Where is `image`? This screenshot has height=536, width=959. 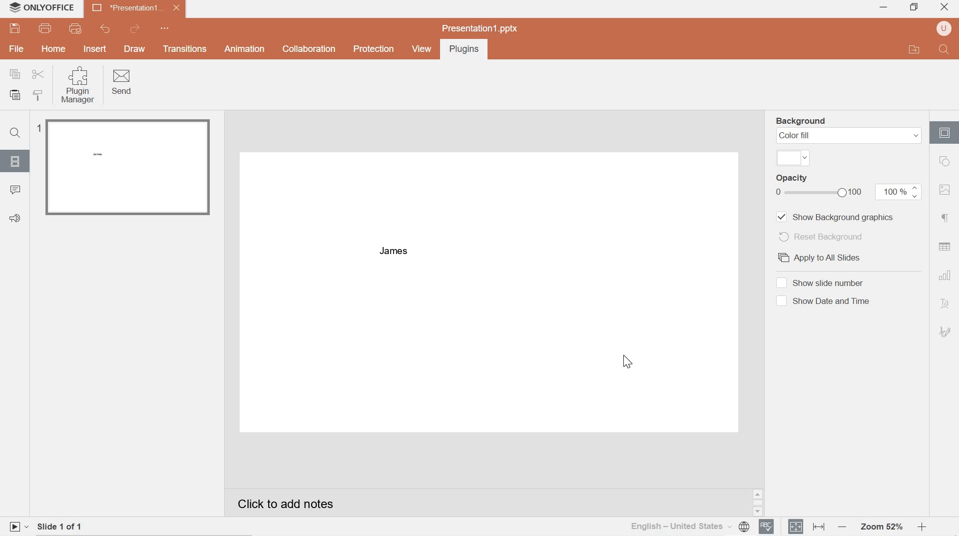
image is located at coordinates (946, 191).